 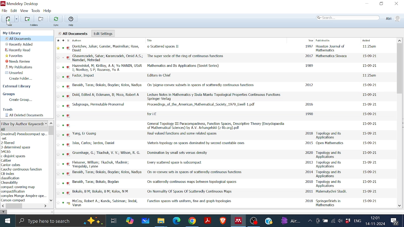 What do you see at coordinates (68, 68) in the screenshot?
I see `pdf` at bounding box center [68, 68].